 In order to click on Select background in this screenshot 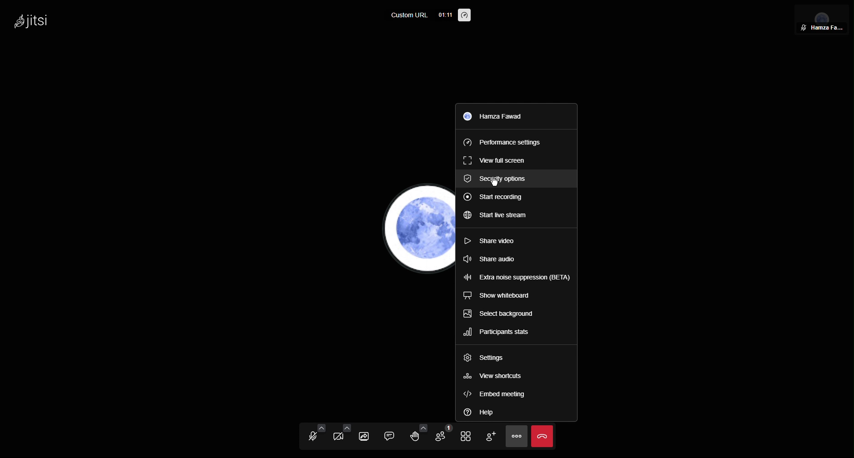, I will do `click(502, 314)`.